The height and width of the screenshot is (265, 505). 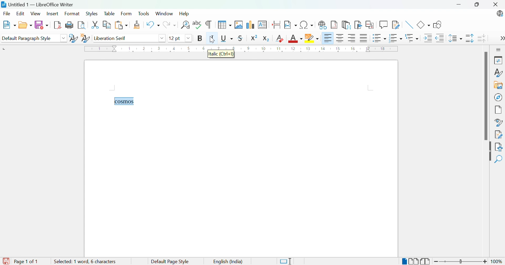 What do you see at coordinates (53, 13) in the screenshot?
I see `Insert` at bounding box center [53, 13].